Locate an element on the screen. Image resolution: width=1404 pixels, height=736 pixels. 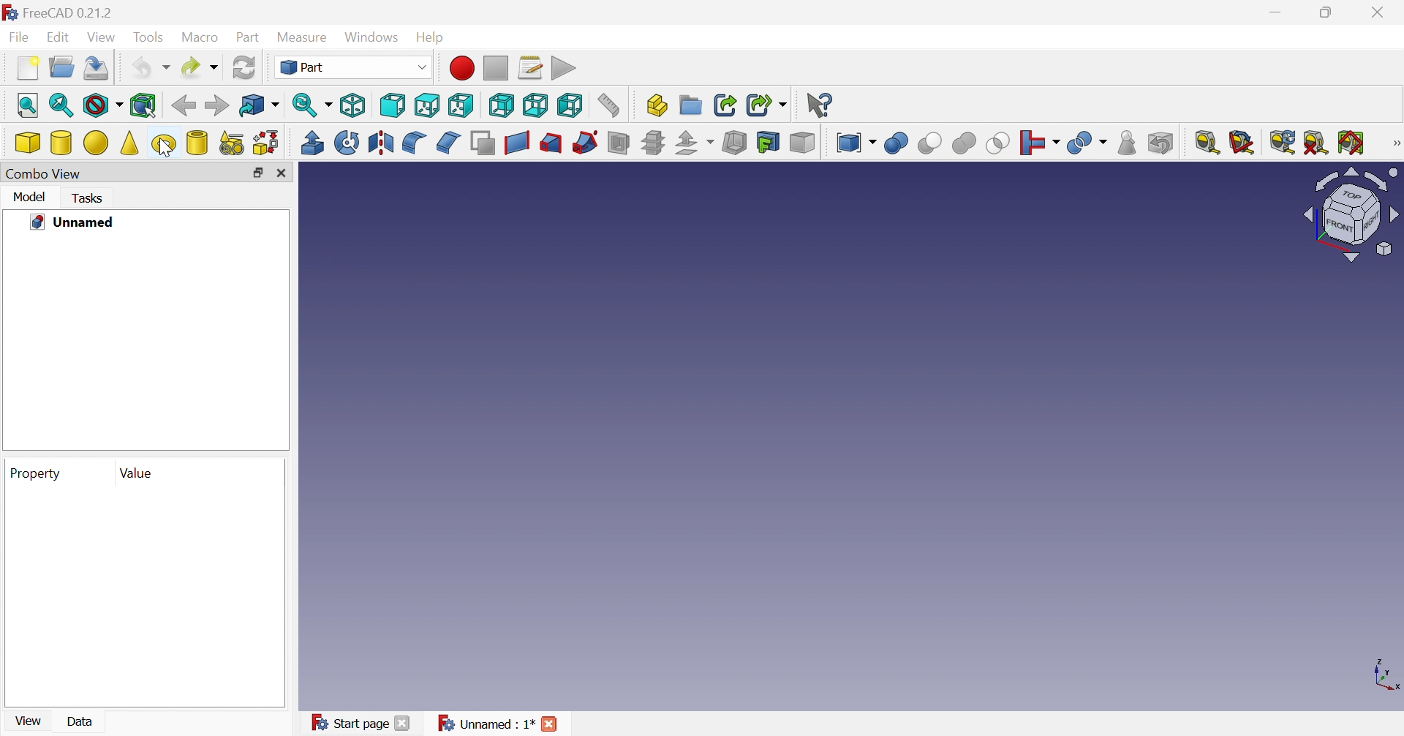
Close is located at coordinates (1383, 12).